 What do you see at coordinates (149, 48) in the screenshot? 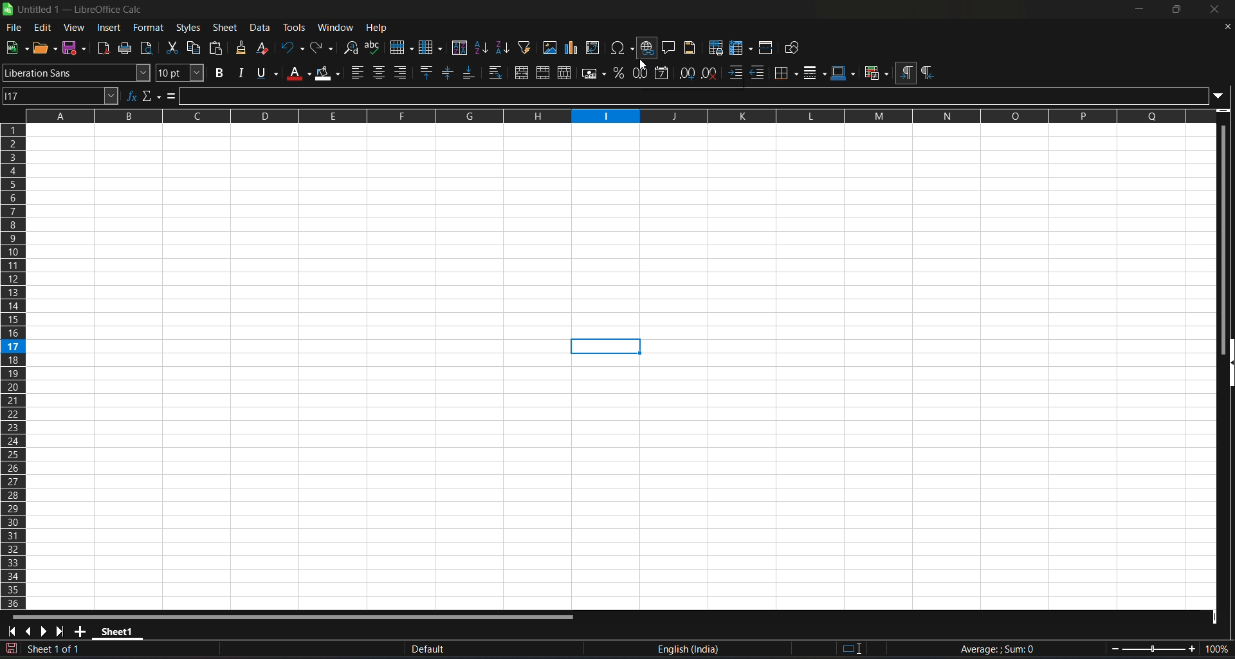
I see `toggle print preview` at bounding box center [149, 48].